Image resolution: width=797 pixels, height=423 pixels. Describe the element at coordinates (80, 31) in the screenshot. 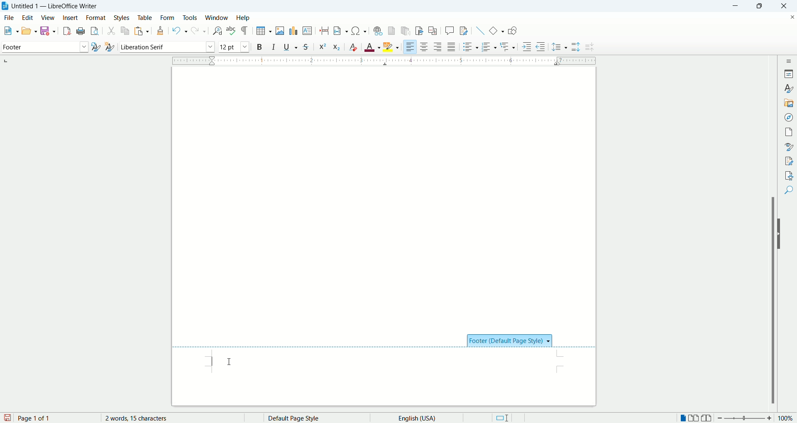

I see `print` at that location.